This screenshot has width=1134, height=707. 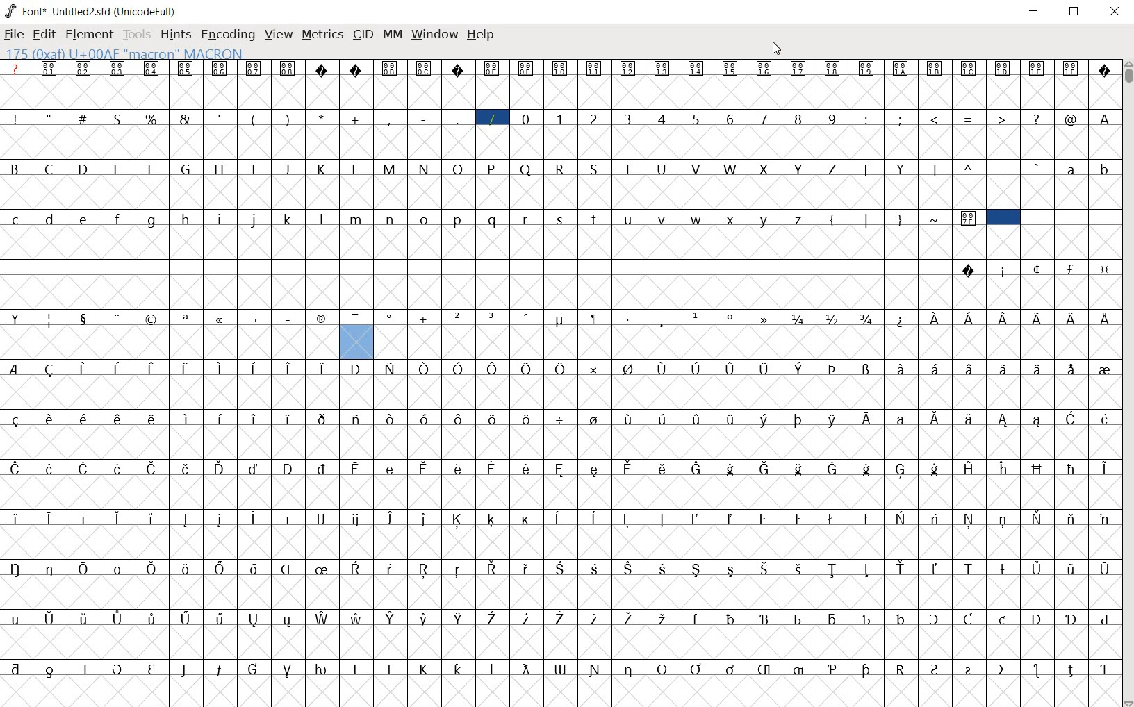 What do you see at coordinates (730, 568) in the screenshot?
I see `Symbol` at bounding box center [730, 568].